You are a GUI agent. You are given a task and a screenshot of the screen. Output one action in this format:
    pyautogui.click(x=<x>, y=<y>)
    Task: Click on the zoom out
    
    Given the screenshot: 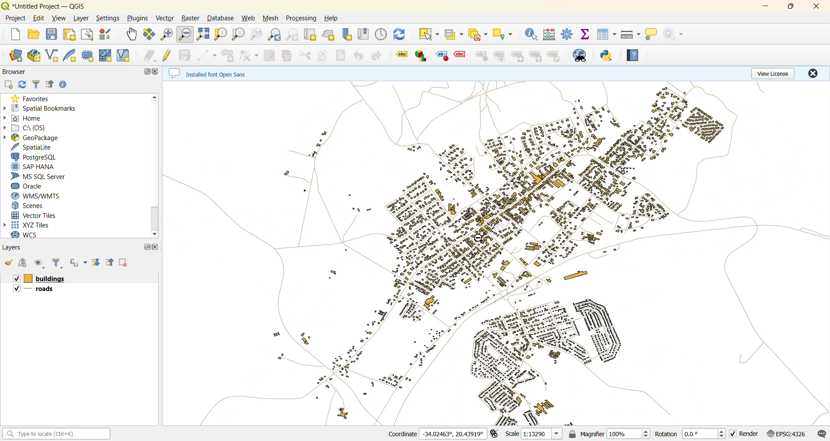 What is the action you would take?
    pyautogui.click(x=186, y=34)
    